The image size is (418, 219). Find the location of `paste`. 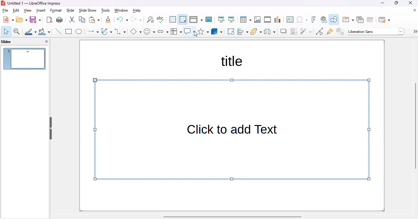

paste is located at coordinates (94, 20).